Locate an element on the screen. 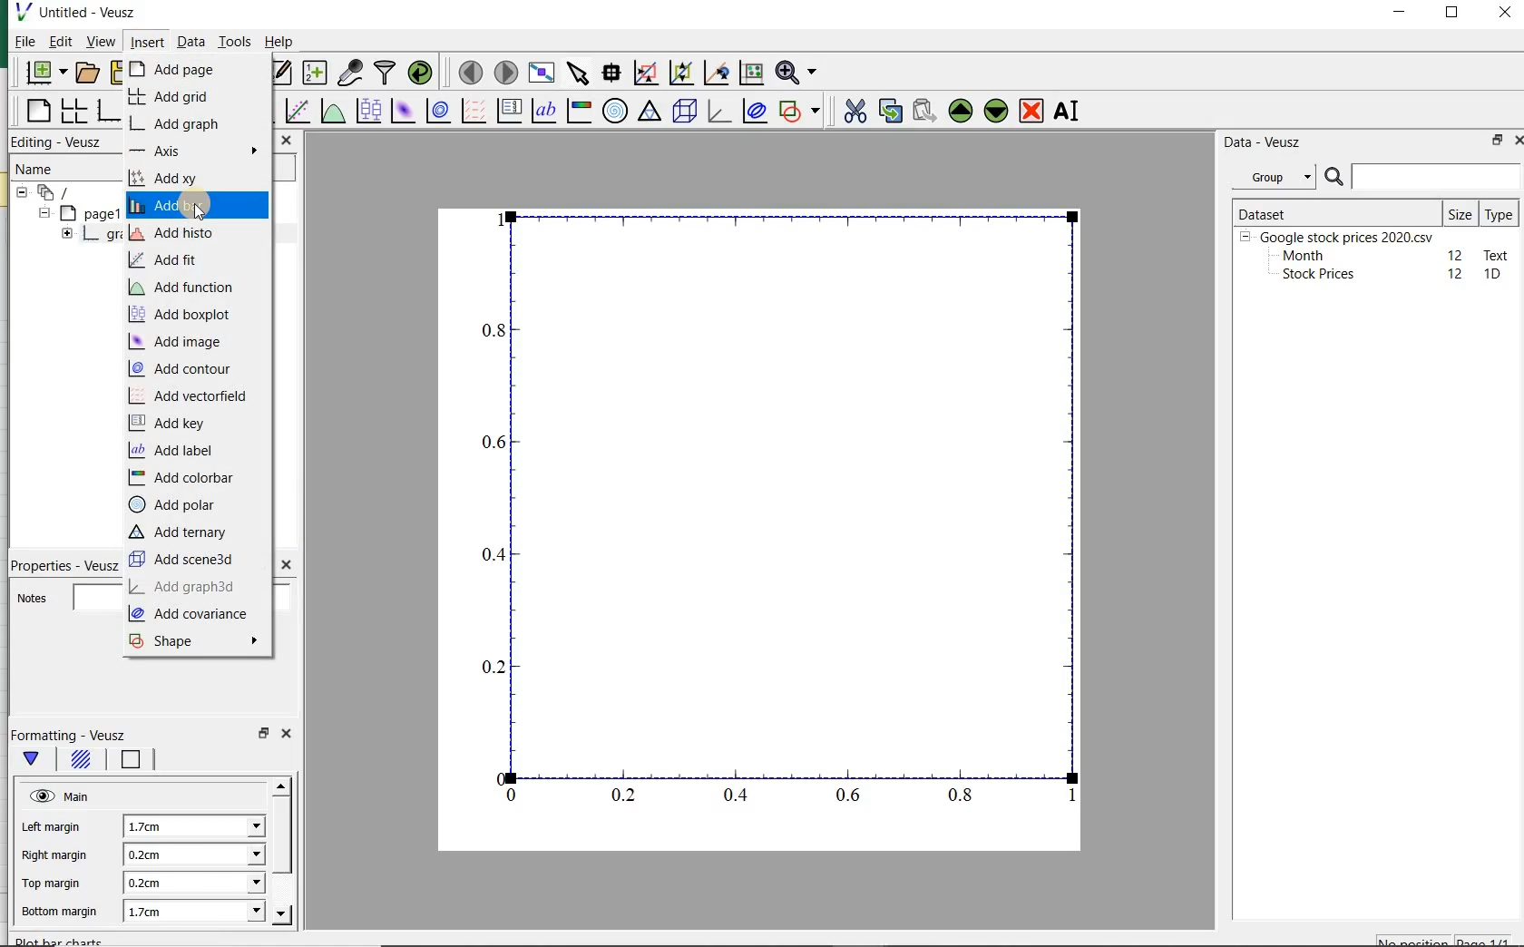 This screenshot has width=1524, height=947. insert is located at coordinates (146, 43).